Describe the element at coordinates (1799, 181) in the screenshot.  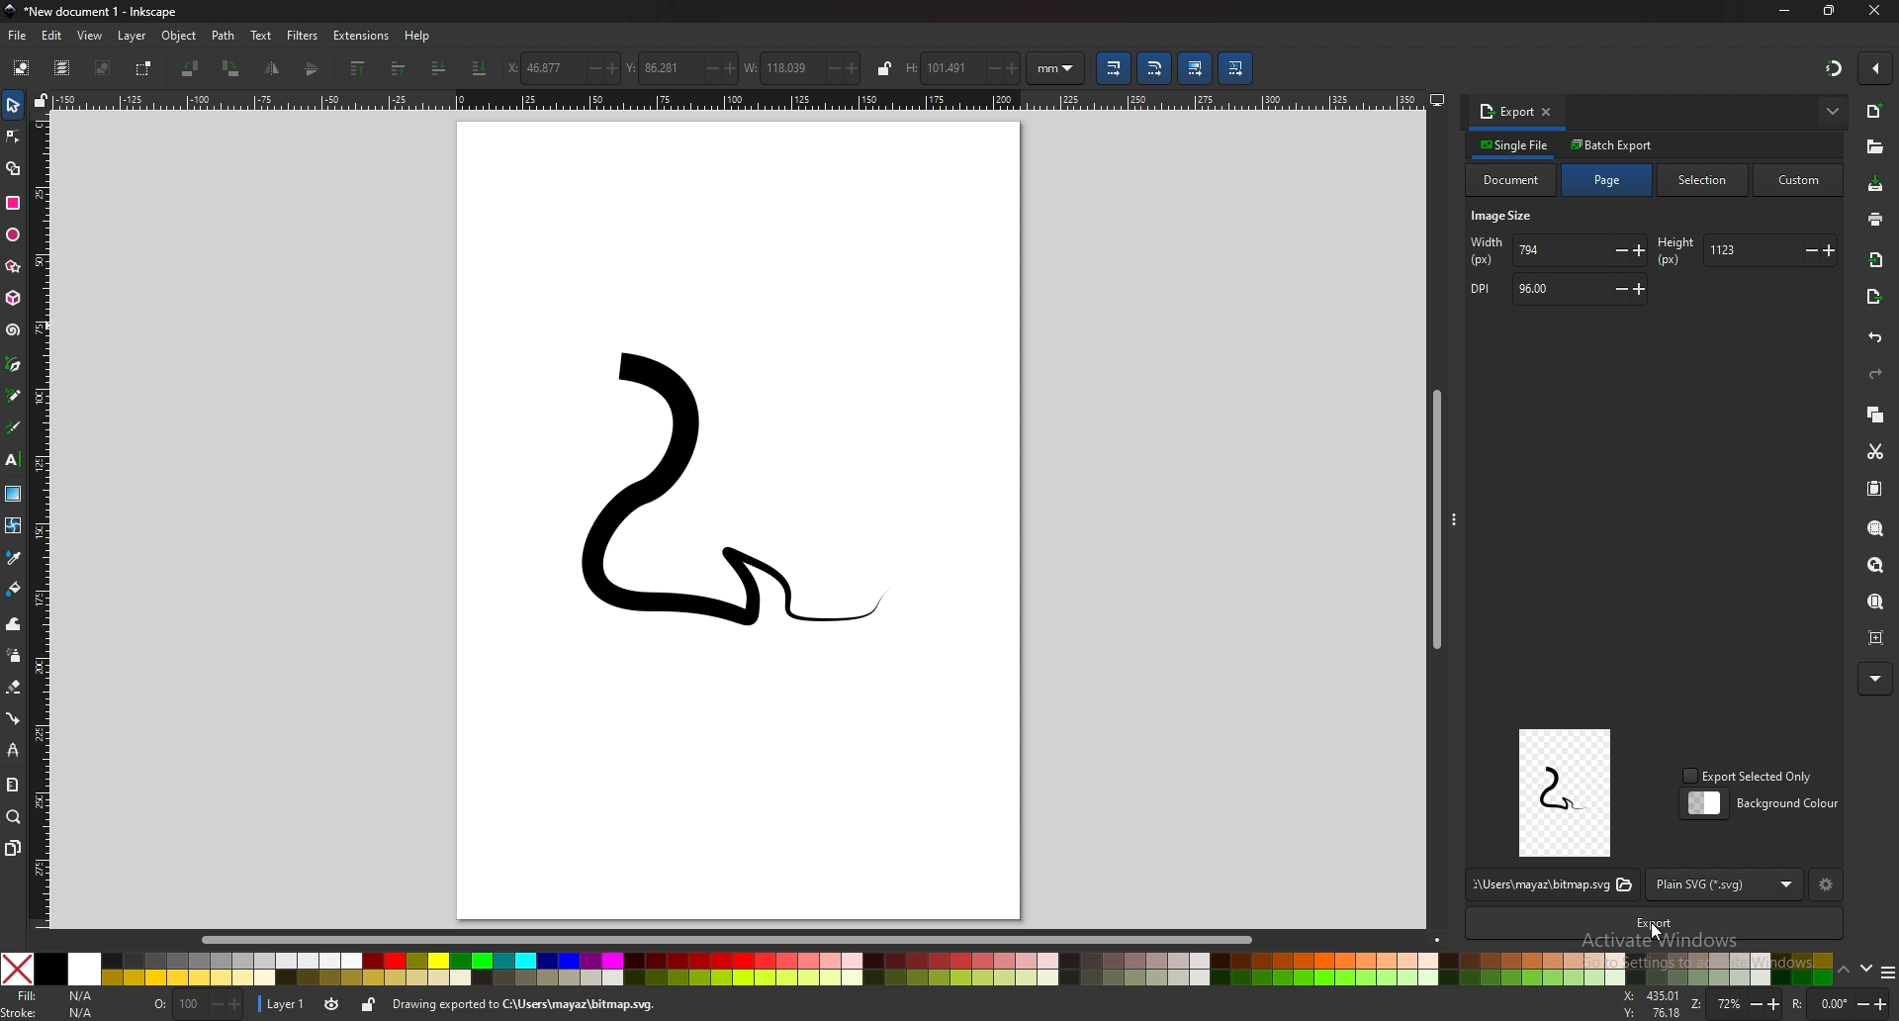
I see `custom` at that location.